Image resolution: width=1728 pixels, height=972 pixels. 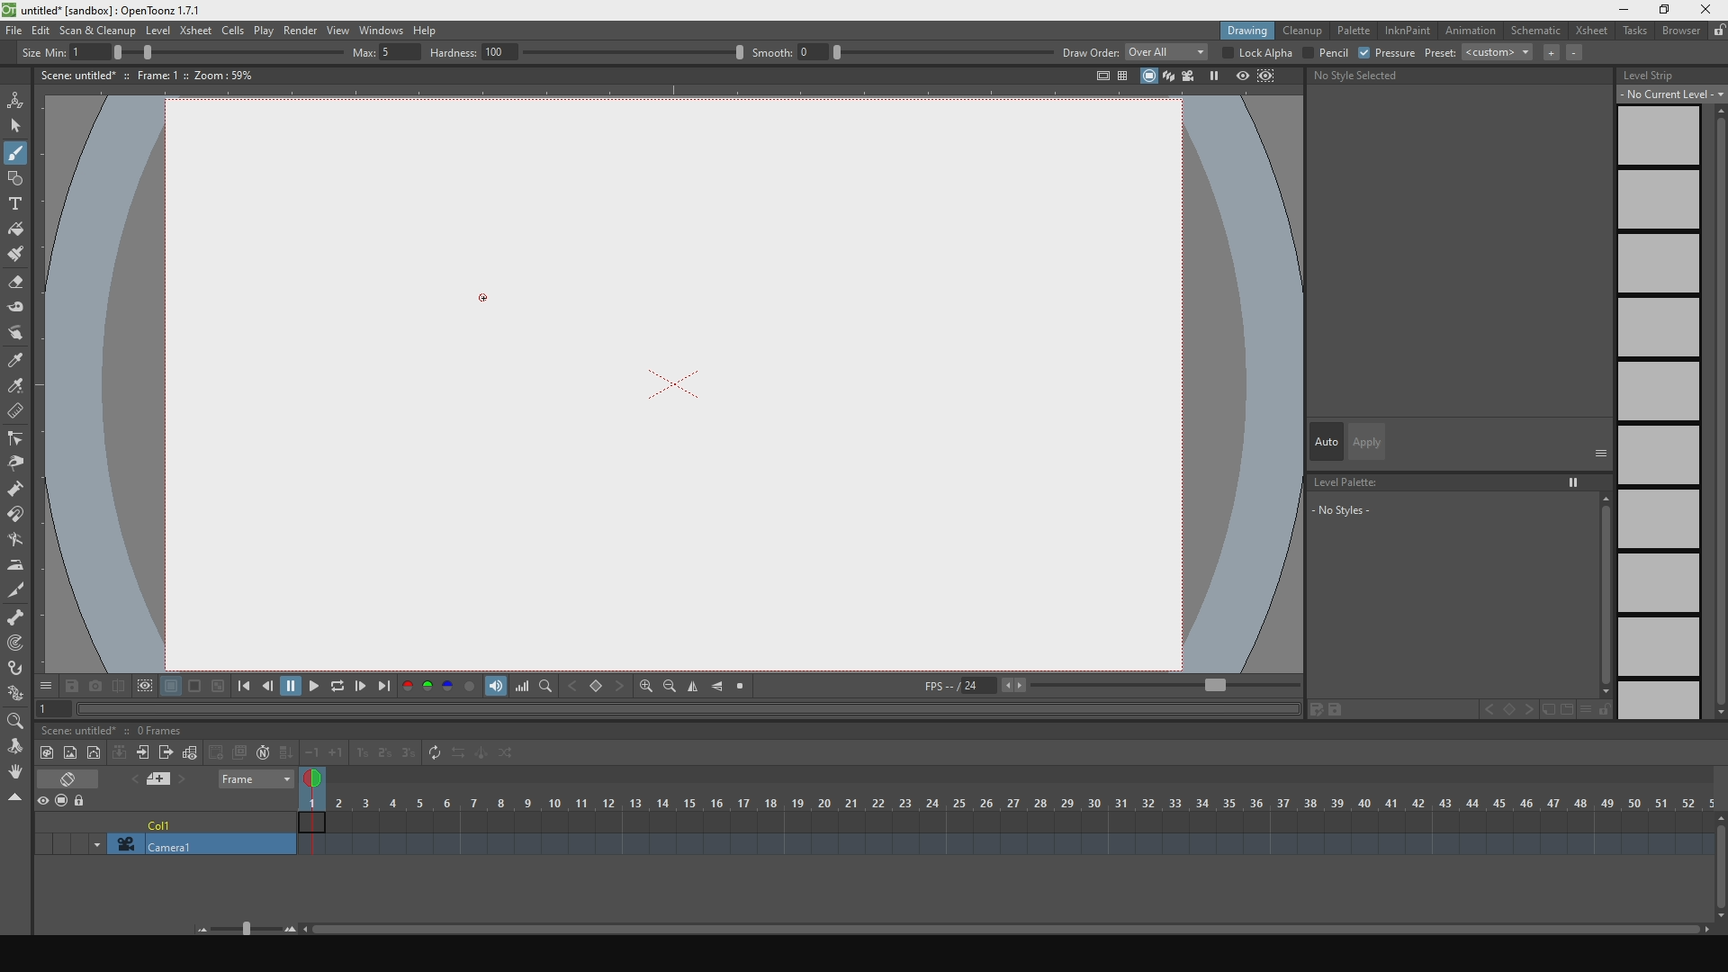 I want to click on cursor, so click(x=482, y=303).